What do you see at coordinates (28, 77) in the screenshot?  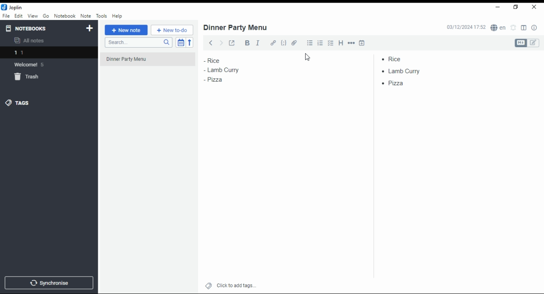 I see `trash` at bounding box center [28, 77].